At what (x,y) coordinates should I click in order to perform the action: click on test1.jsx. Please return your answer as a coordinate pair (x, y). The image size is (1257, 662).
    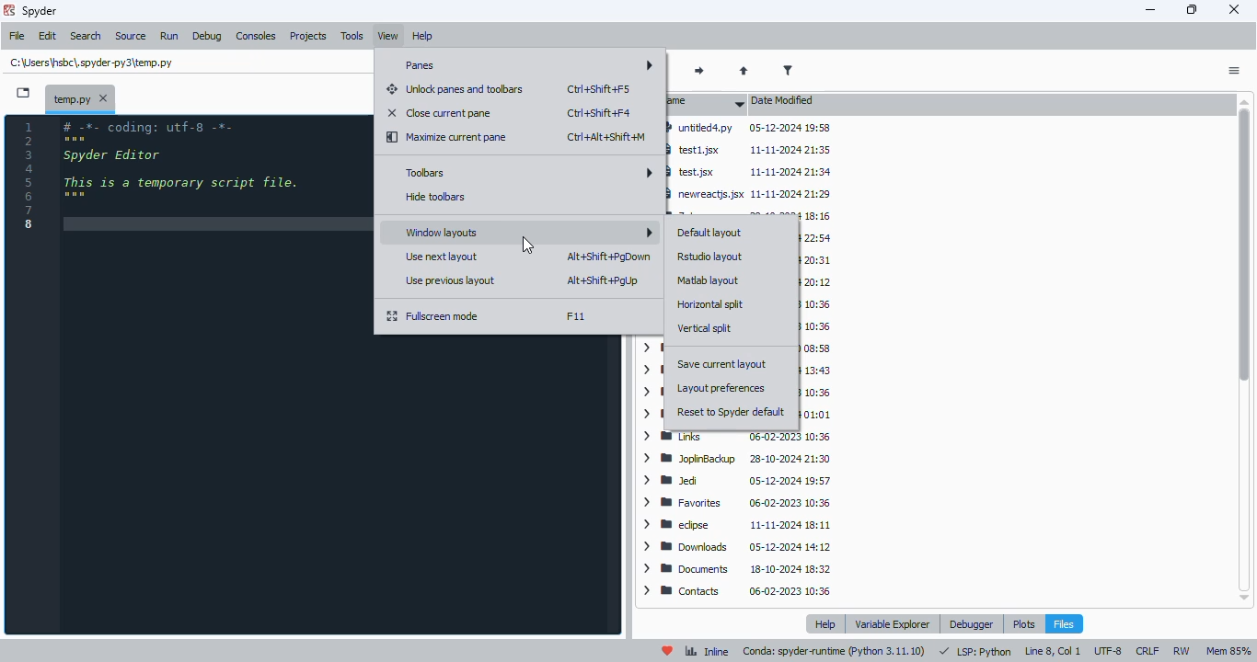
    Looking at the image, I should click on (753, 150).